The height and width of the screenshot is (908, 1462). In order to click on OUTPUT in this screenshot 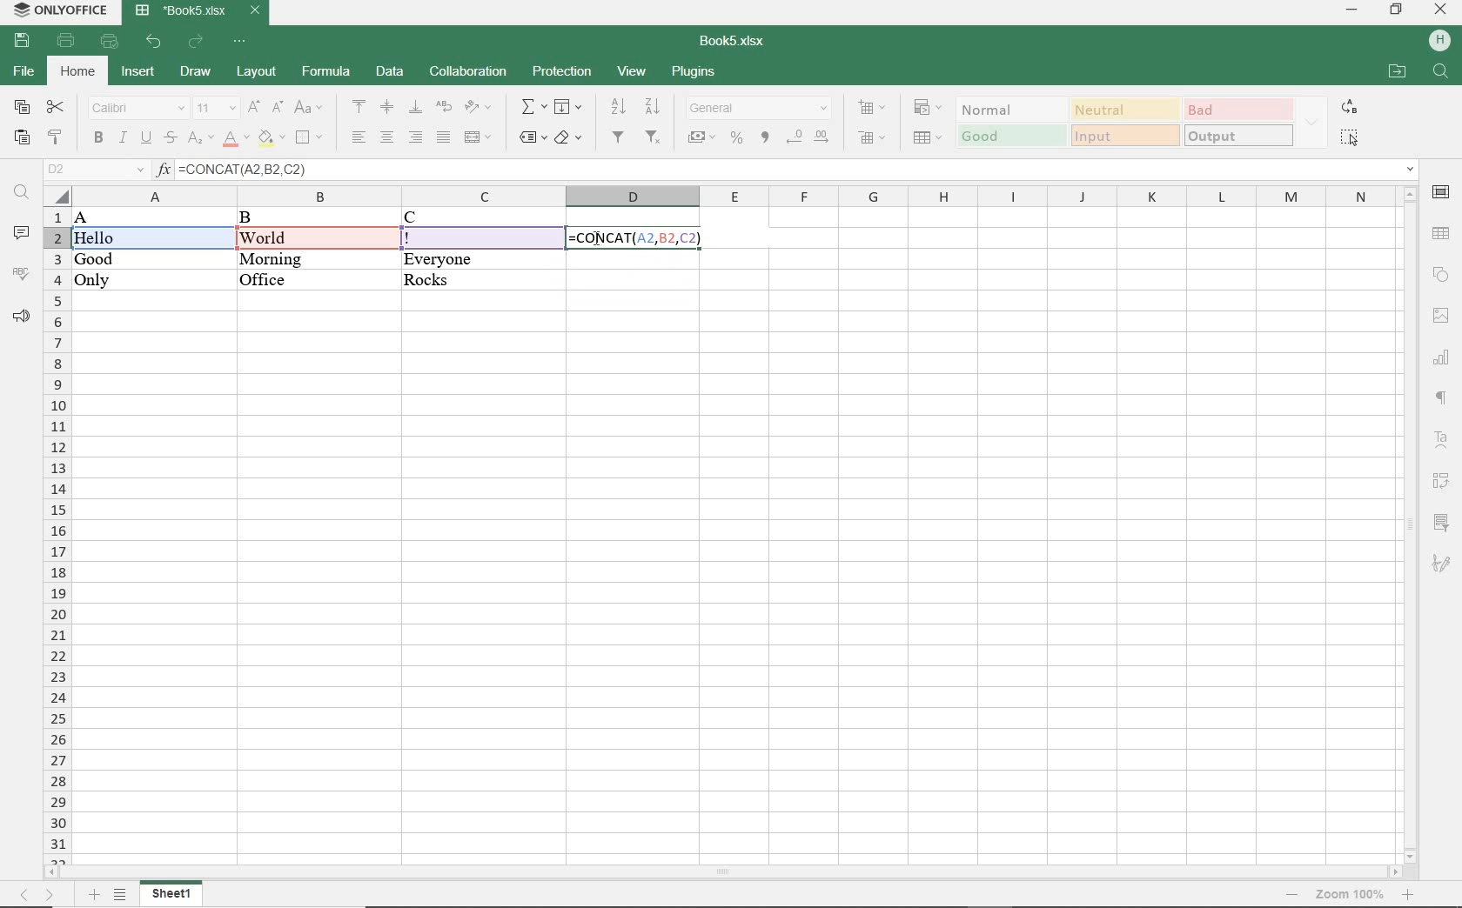, I will do `click(1238, 134)`.